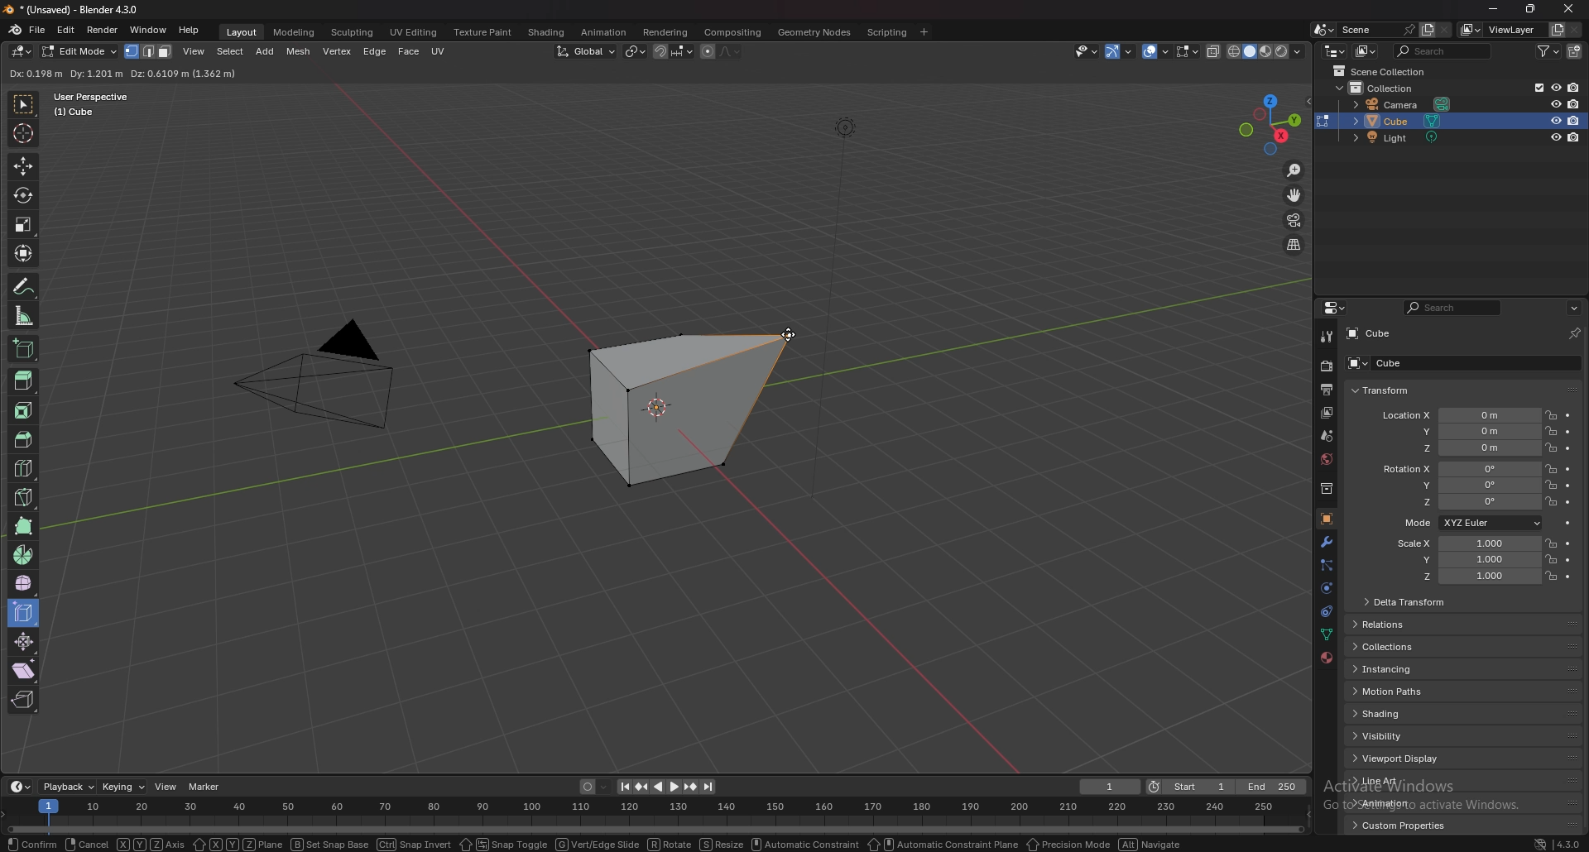  What do you see at coordinates (1326, 589) in the screenshot?
I see `physics` at bounding box center [1326, 589].